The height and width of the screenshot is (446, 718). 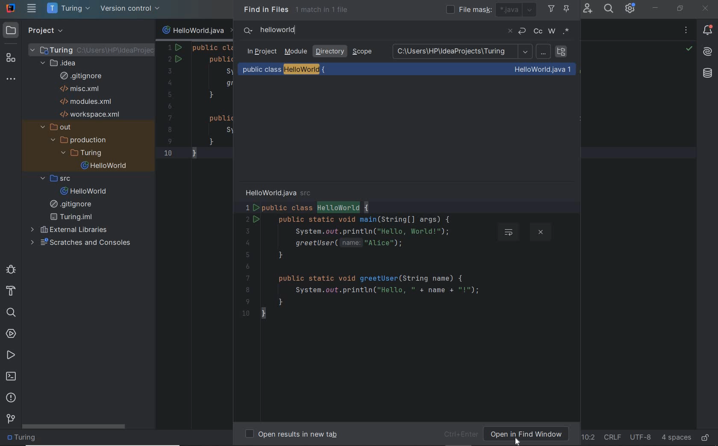 I want to click on make file ready only, so click(x=707, y=437).